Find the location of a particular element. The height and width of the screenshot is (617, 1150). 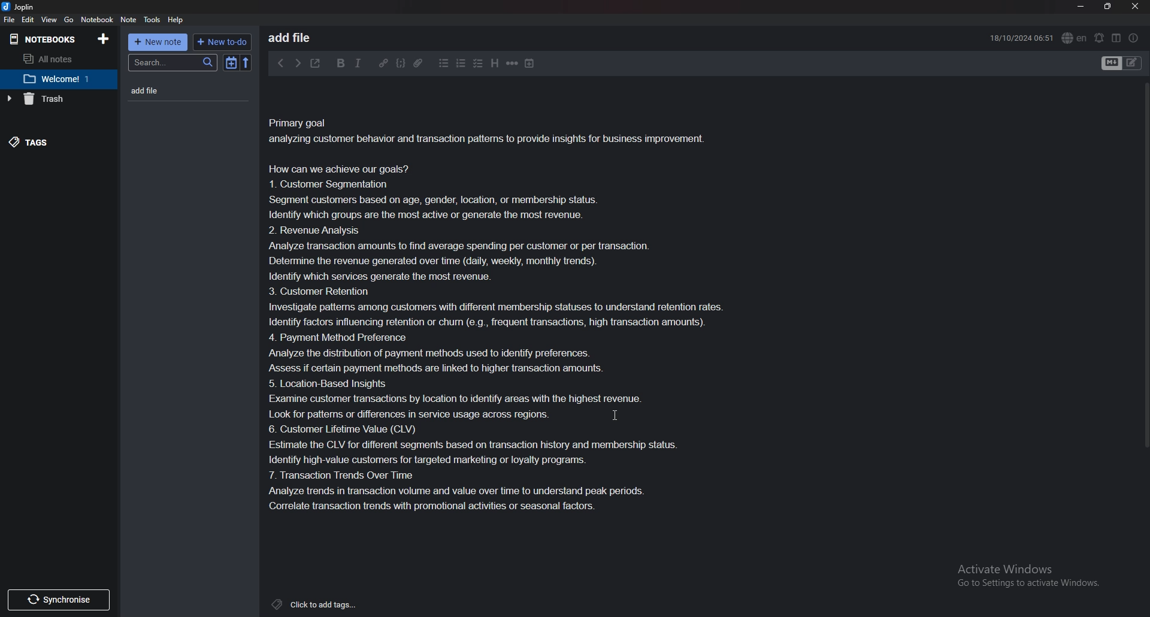

help is located at coordinates (175, 20).